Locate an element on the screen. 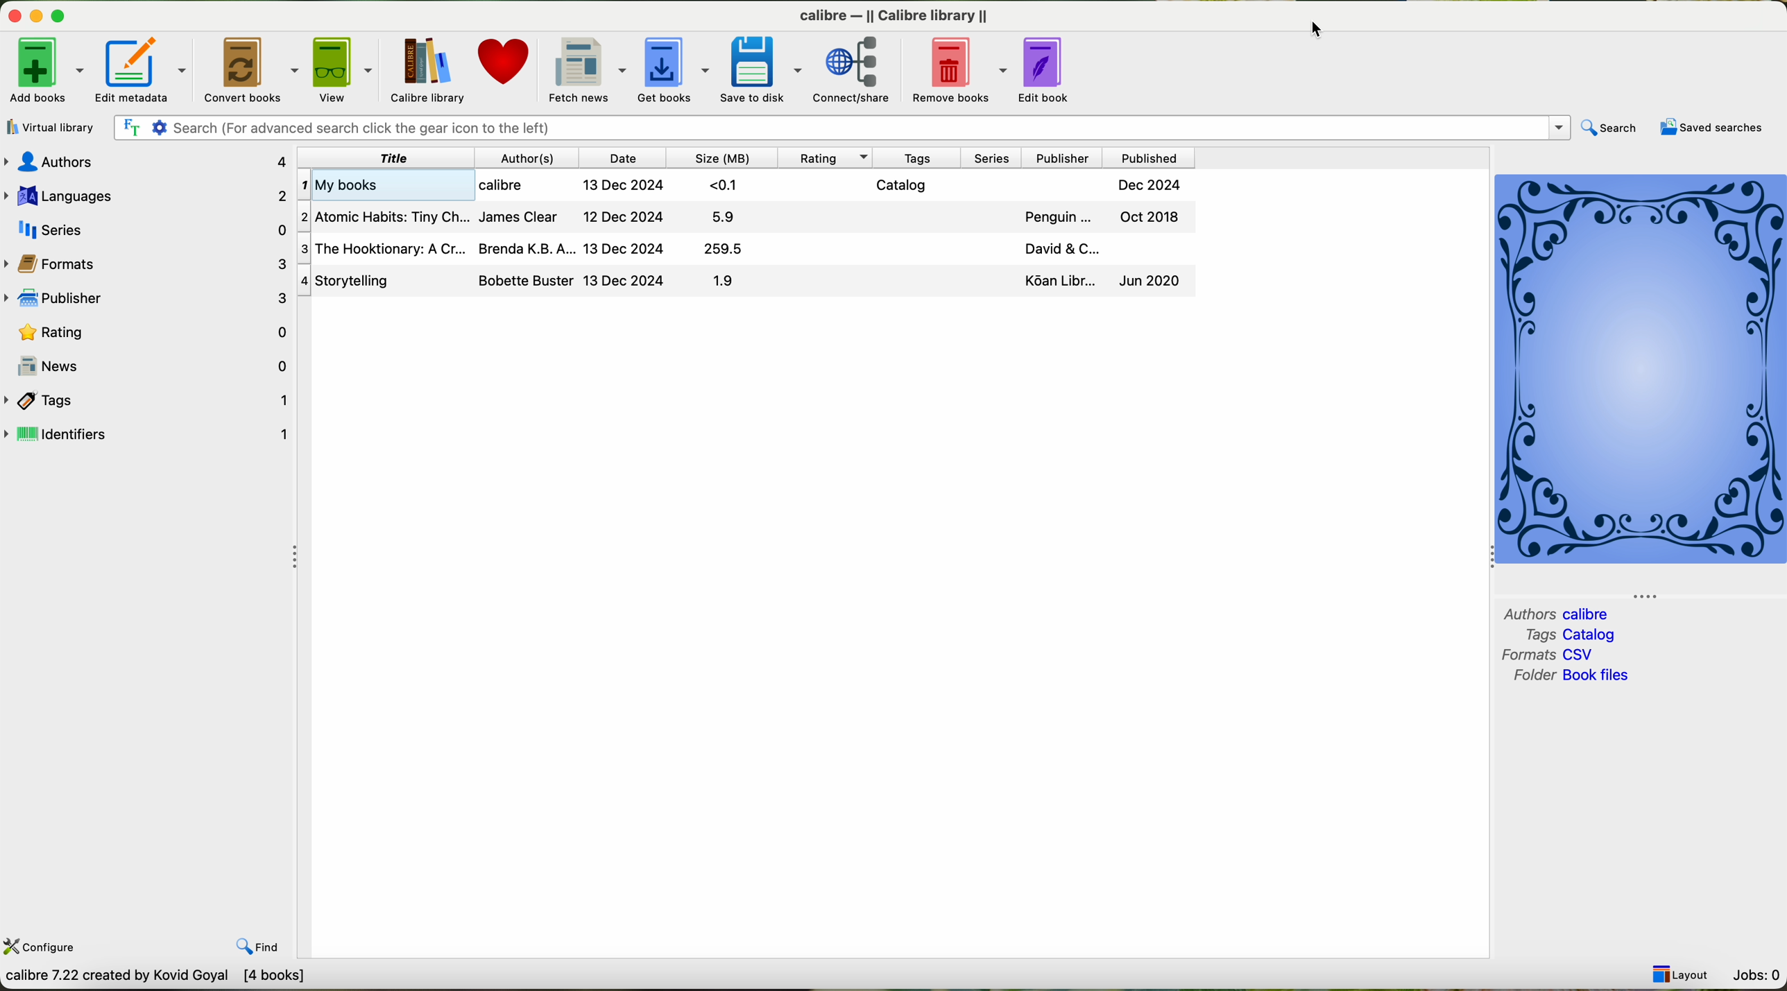  CSV is located at coordinates (1585, 655).